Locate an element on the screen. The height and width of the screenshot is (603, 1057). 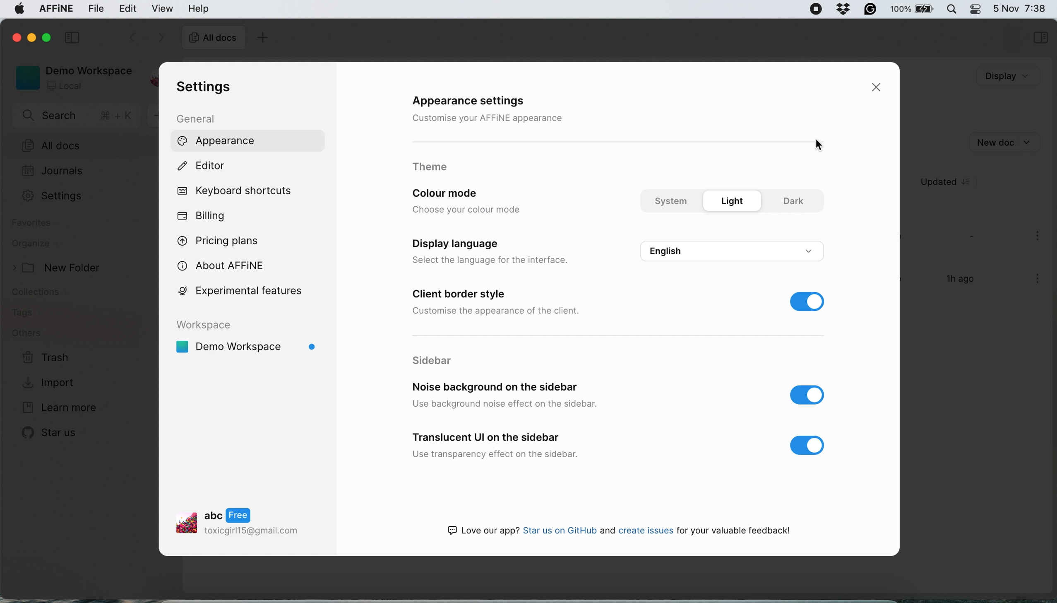
import is located at coordinates (59, 382).